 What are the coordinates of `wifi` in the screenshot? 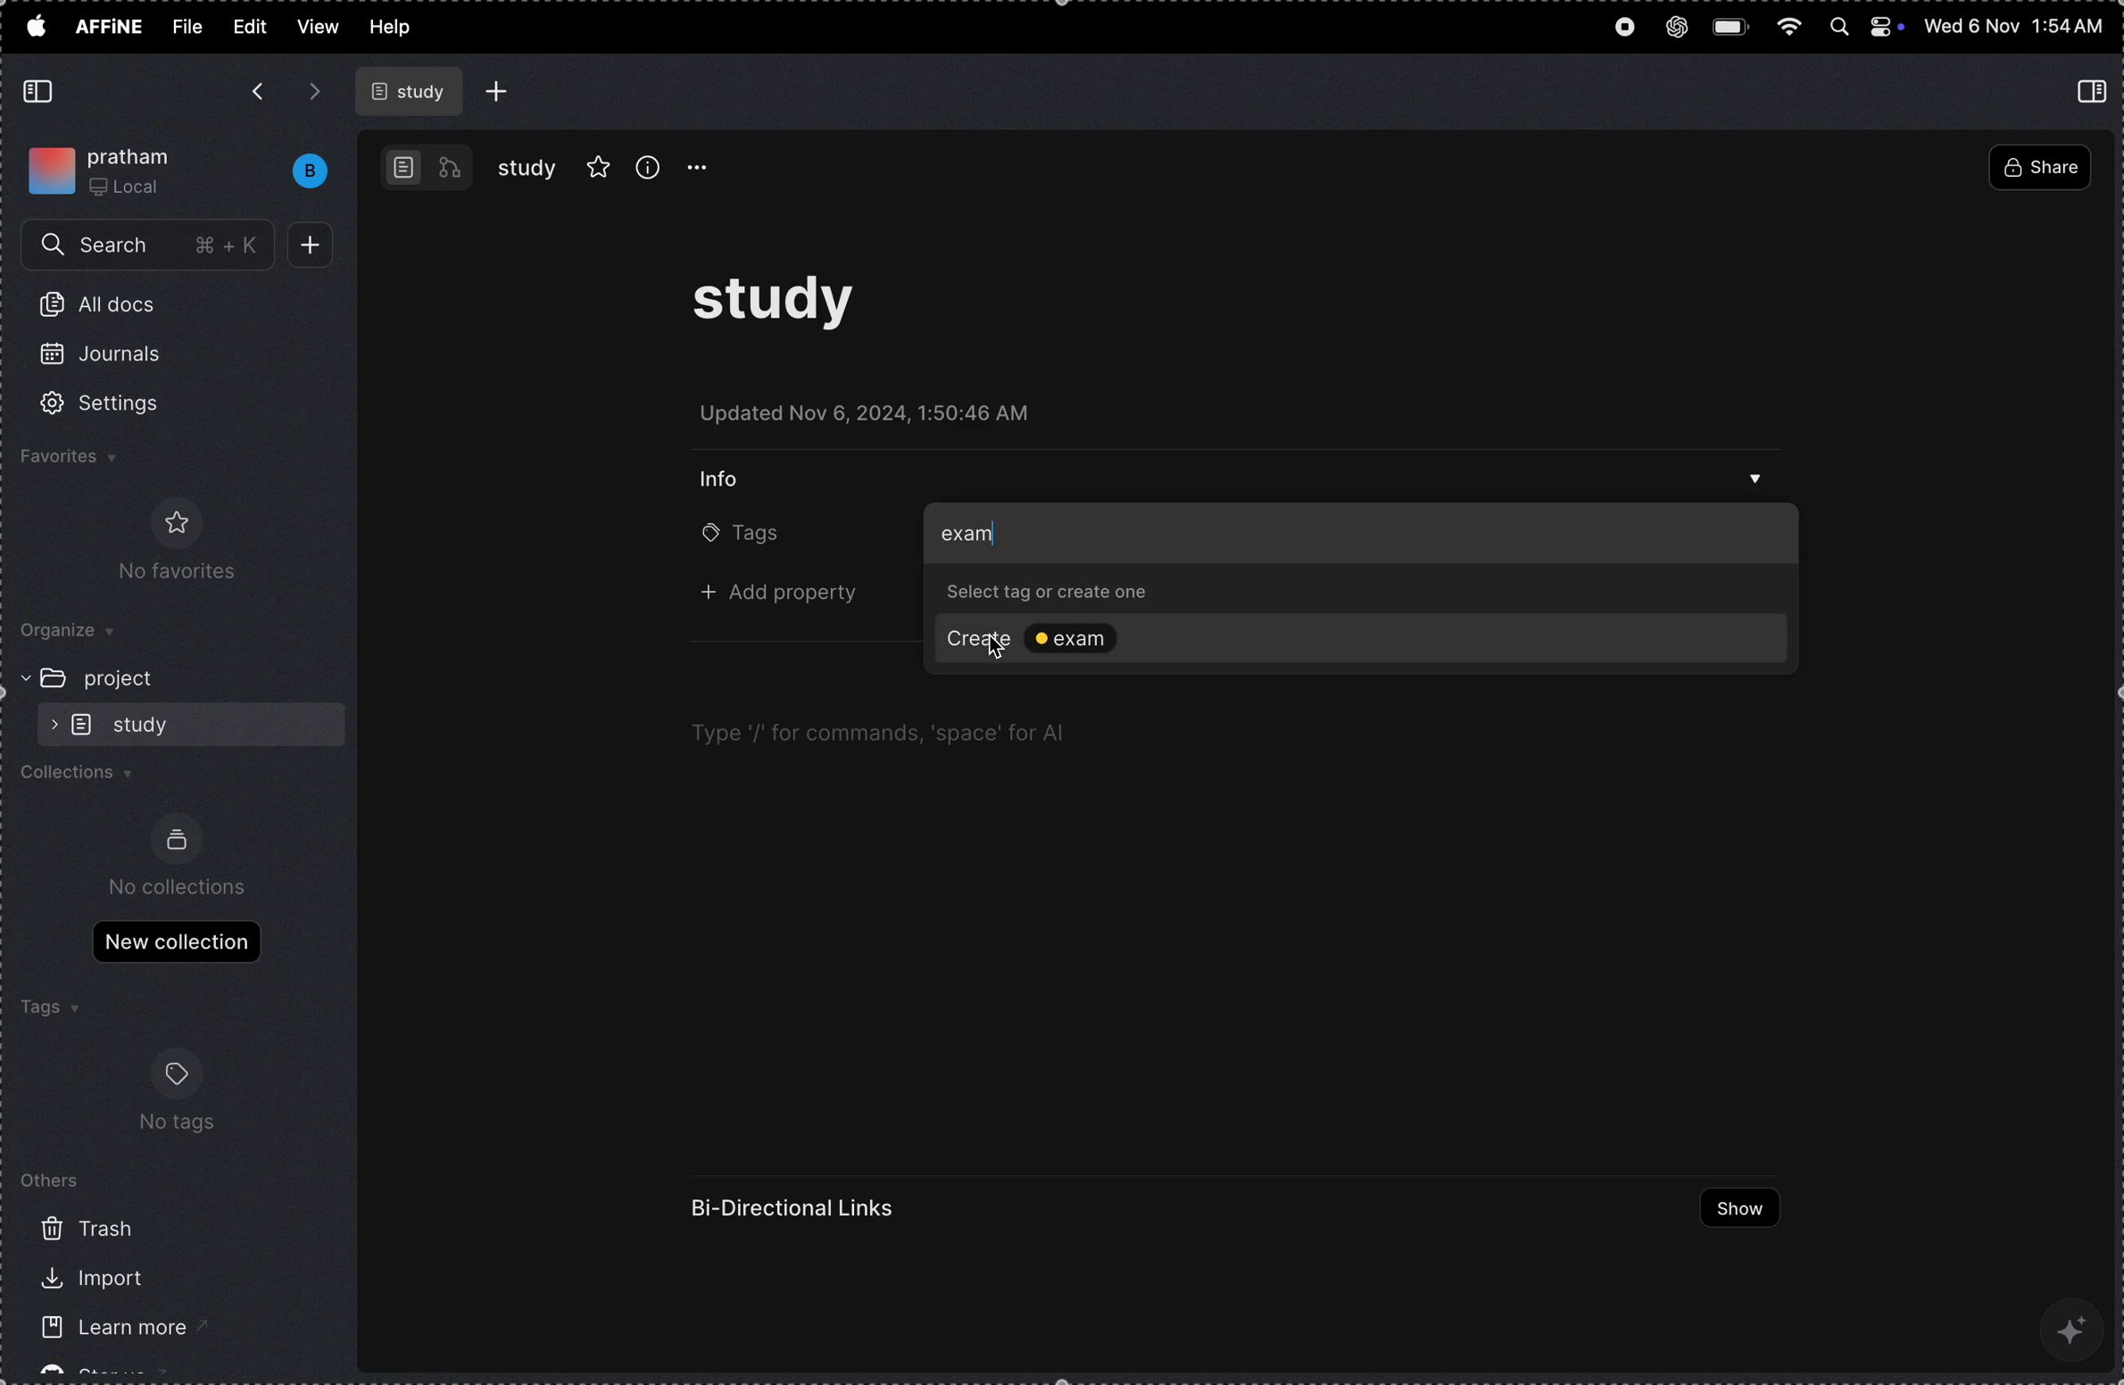 It's located at (1790, 28).